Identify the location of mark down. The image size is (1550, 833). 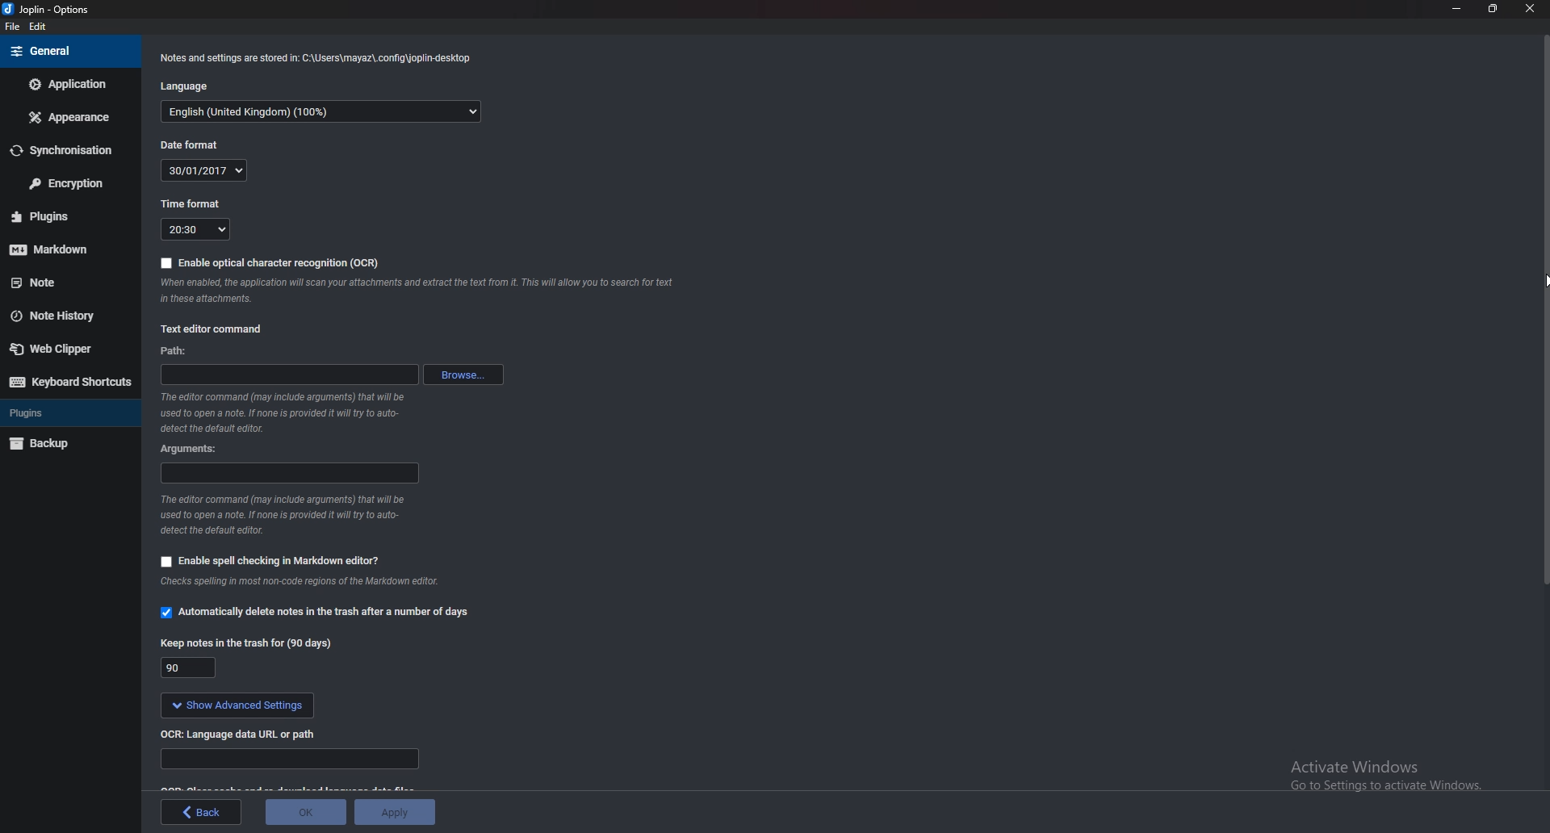
(54, 250).